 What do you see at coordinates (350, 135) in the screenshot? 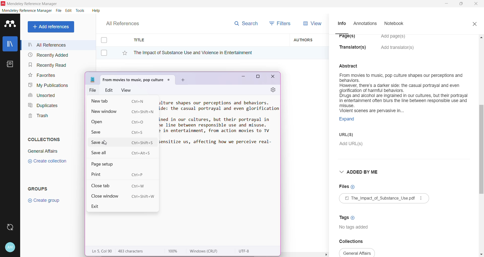
I see `URL(S)` at bounding box center [350, 135].